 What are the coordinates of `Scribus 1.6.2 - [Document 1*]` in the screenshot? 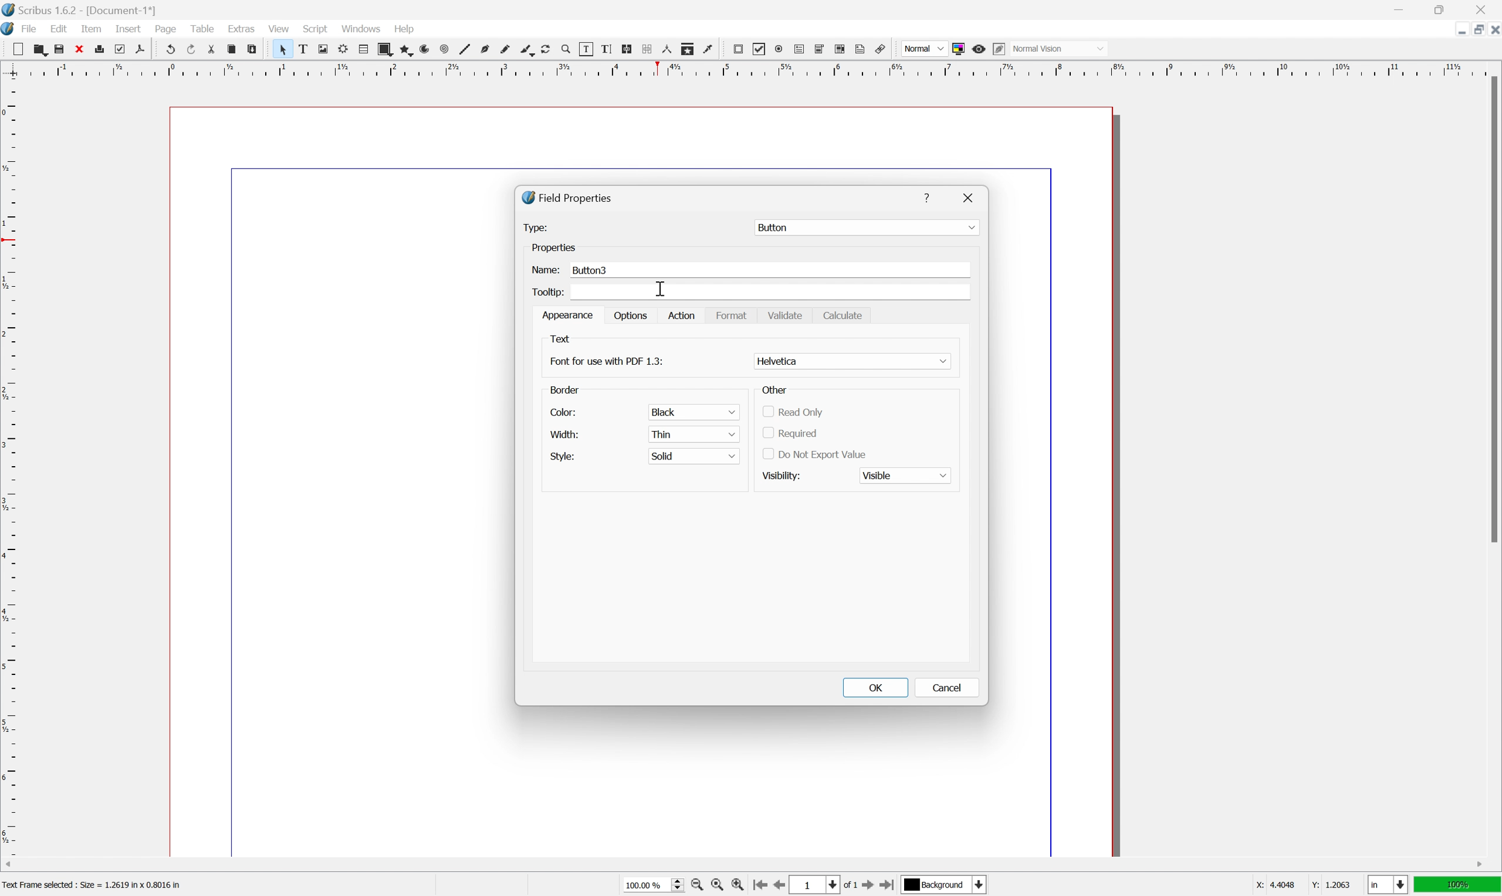 It's located at (94, 11).